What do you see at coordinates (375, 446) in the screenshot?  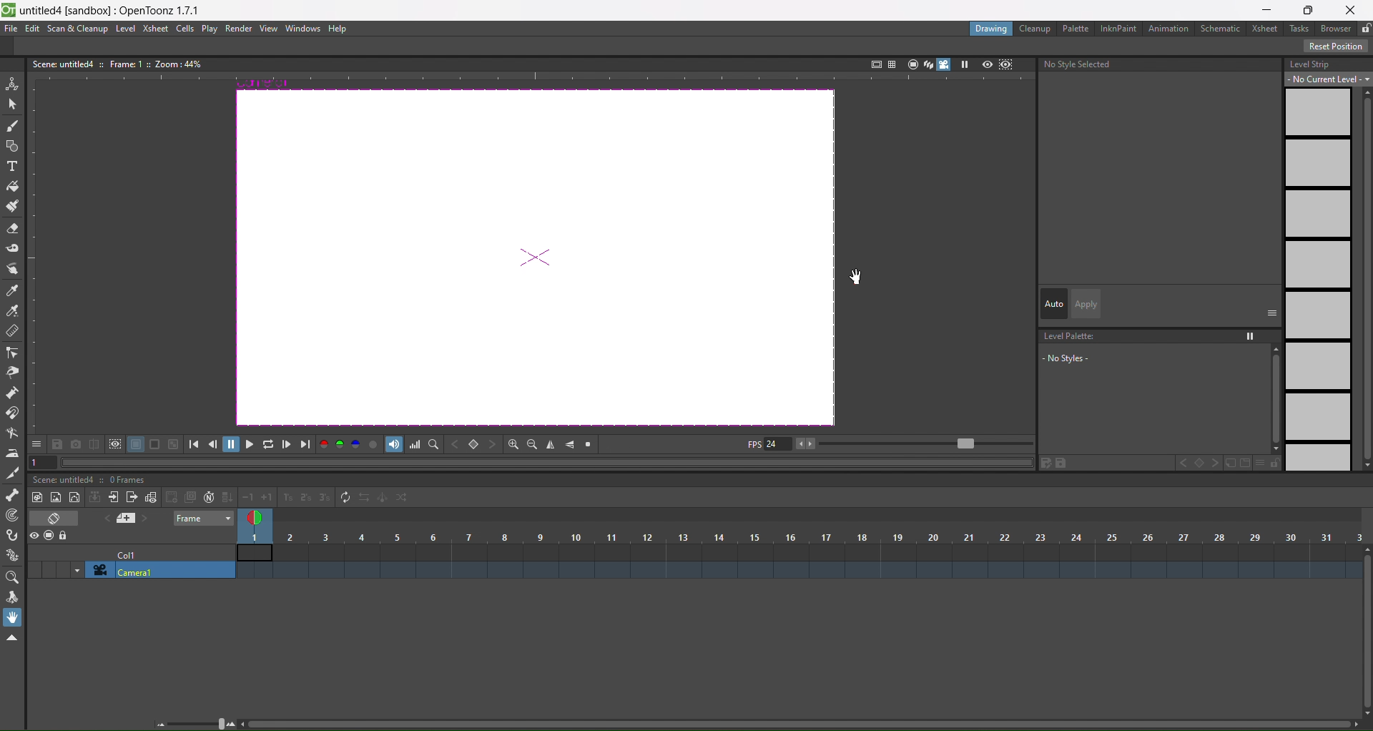 I see `channel` at bounding box center [375, 446].